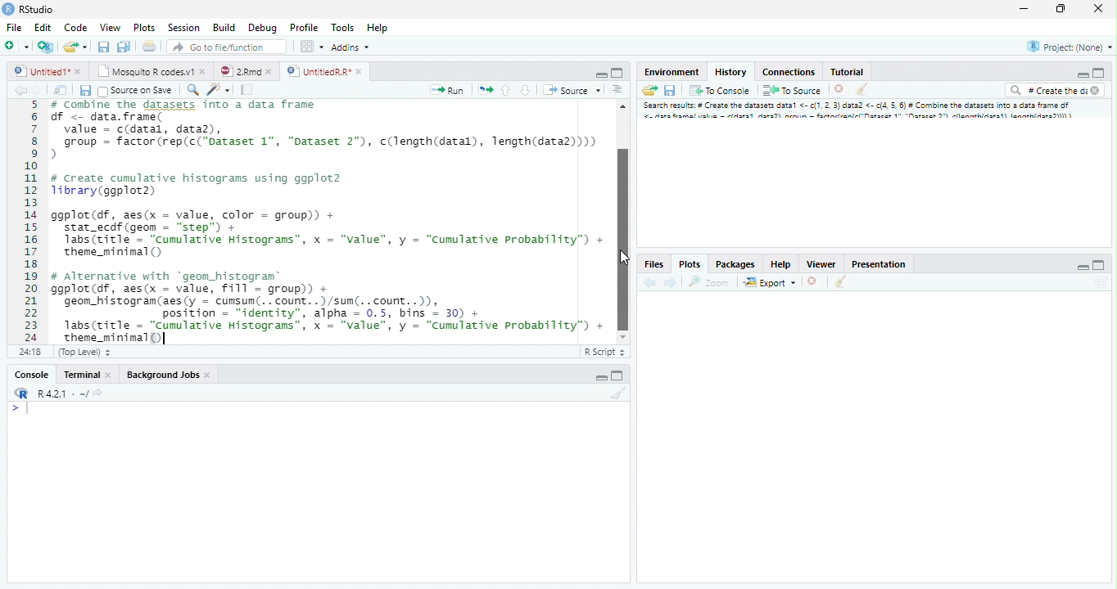 Image resolution: width=1117 pixels, height=589 pixels. Describe the element at coordinates (864, 91) in the screenshot. I see `Clear console` at that location.